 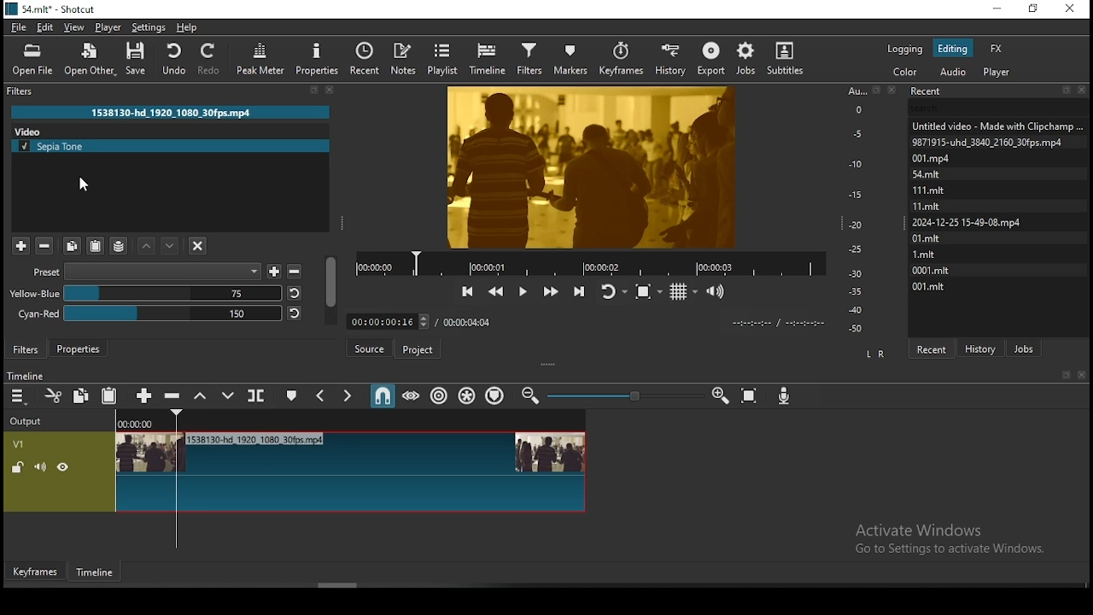 I want to click on properties, so click(x=318, y=59).